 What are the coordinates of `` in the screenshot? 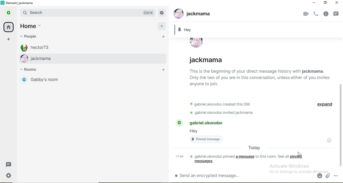 It's located at (207, 123).